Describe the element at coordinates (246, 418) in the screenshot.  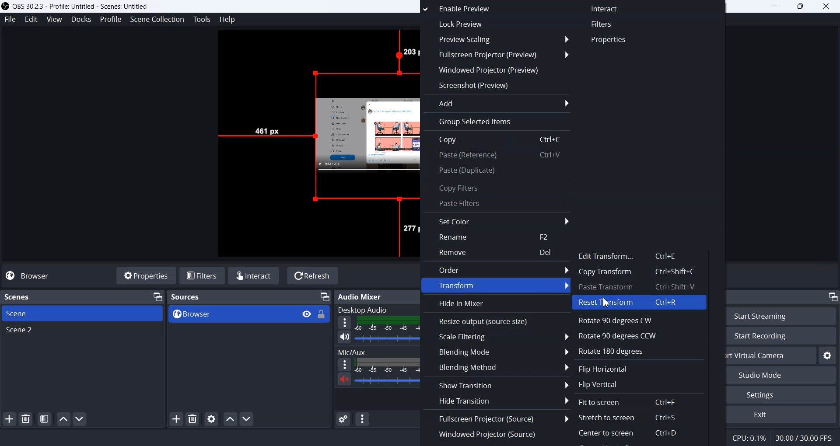
I see `Move sources down` at that location.